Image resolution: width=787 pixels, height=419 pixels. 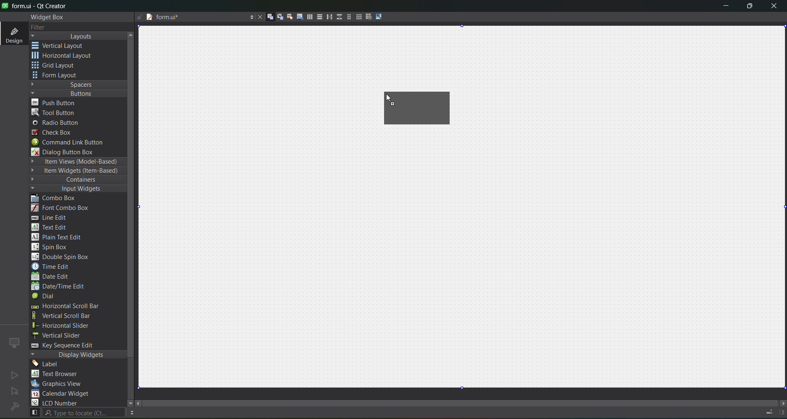 What do you see at coordinates (57, 403) in the screenshot?
I see `lcd number` at bounding box center [57, 403].